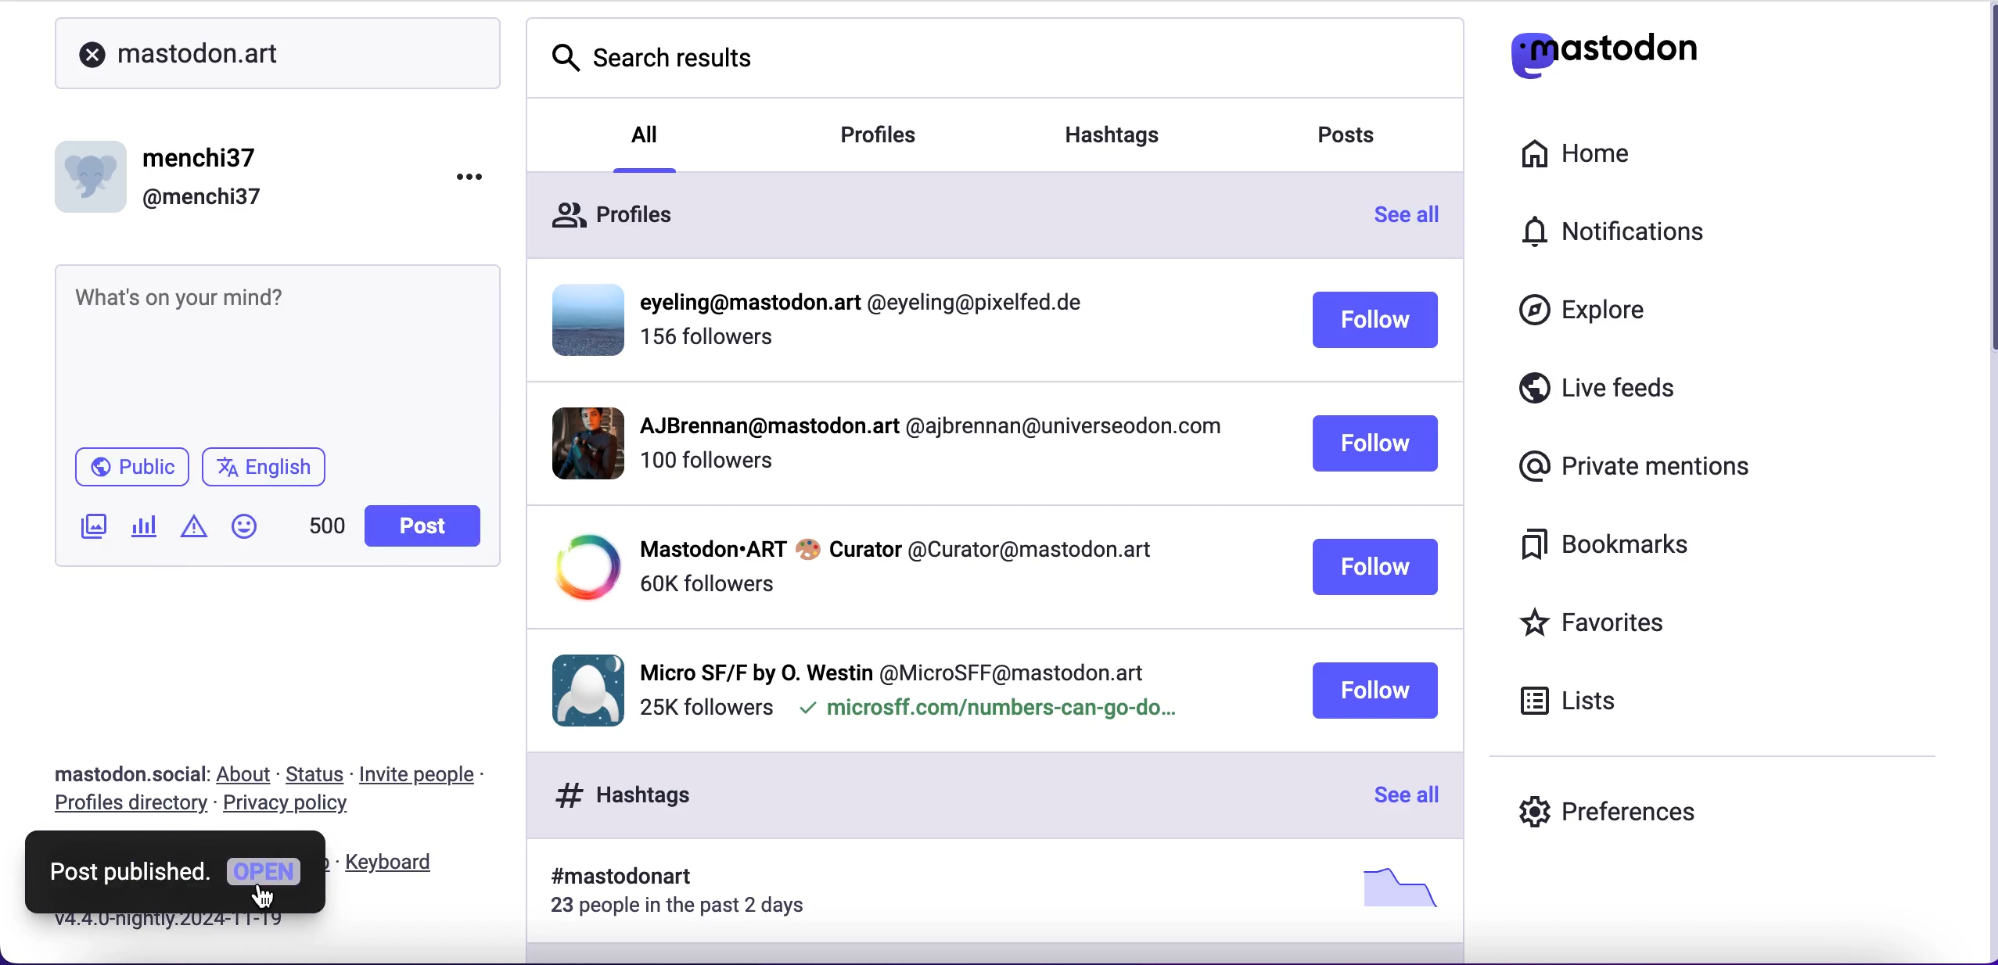 Image resolution: width=1998 pixels, height=965 pixels. What do you see at coordinates (128, 872) in the screenshot?
I see `post published` at bounding box center [128, 872].